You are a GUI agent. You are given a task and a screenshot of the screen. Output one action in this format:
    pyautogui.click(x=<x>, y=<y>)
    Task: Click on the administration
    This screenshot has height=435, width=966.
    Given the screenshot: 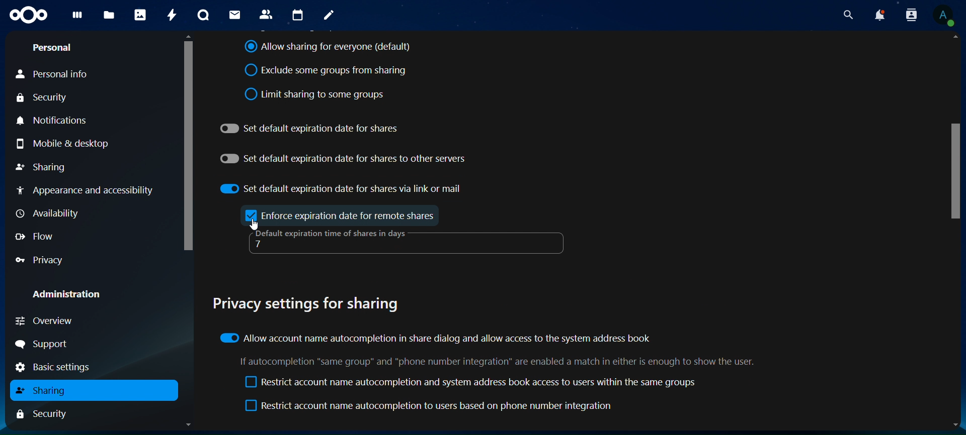 What is the action you would take?
    pyautogui.click(x=65, y=292)
    